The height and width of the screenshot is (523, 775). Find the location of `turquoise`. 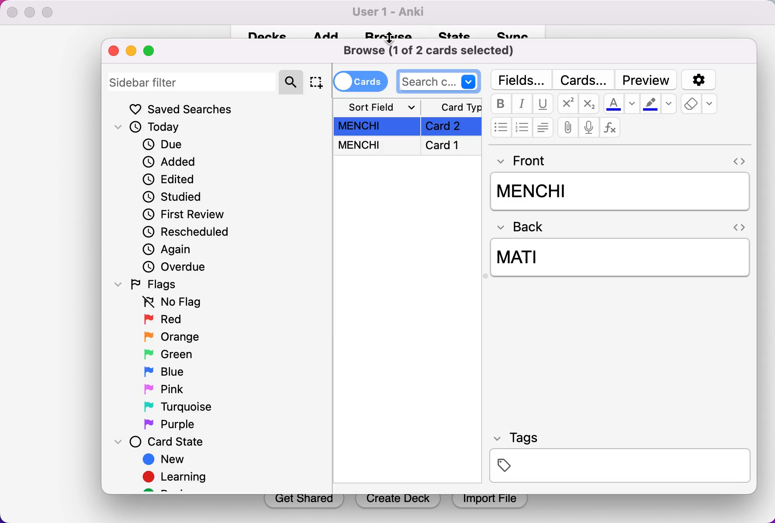

turquoise is located at coordinates (176, 408).